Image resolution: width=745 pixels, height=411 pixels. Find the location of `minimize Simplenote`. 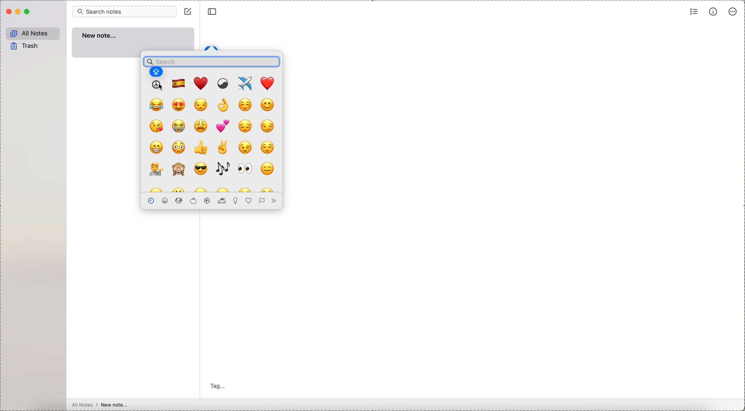

minimize Simplenote is located at coordinates (18, 13).